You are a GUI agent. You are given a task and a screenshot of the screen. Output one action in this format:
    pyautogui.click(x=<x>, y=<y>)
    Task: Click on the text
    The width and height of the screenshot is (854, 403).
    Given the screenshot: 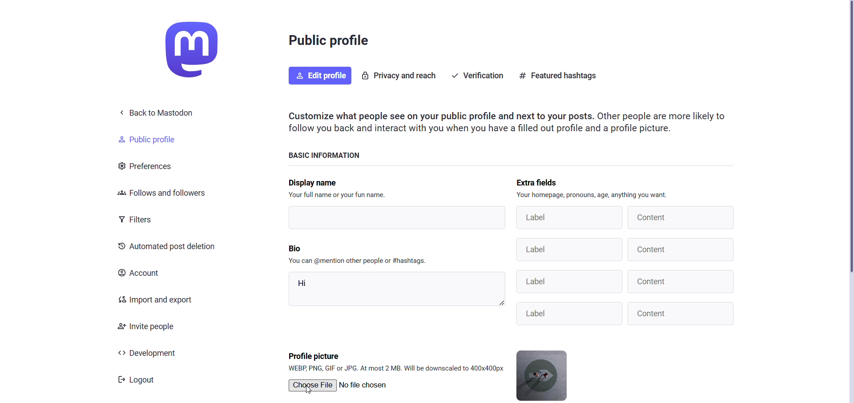 What is the action you would take?
    pyautogui.click(x=338, y=196)
    